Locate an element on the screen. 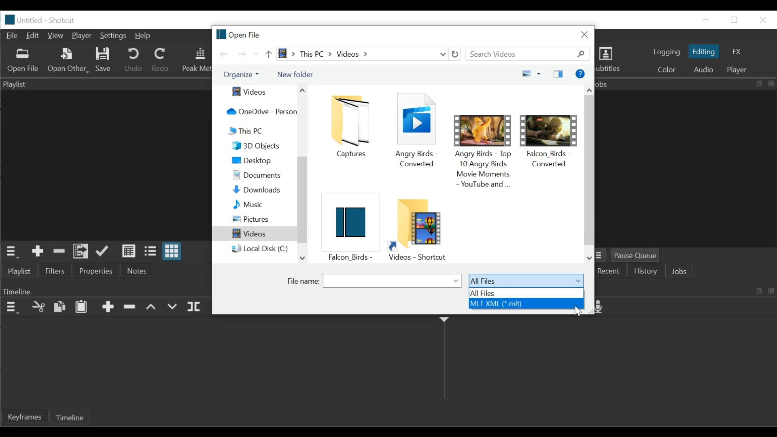 The height and width of the screenshot is (437, 777). Restore is located at coordinates (735, 20).